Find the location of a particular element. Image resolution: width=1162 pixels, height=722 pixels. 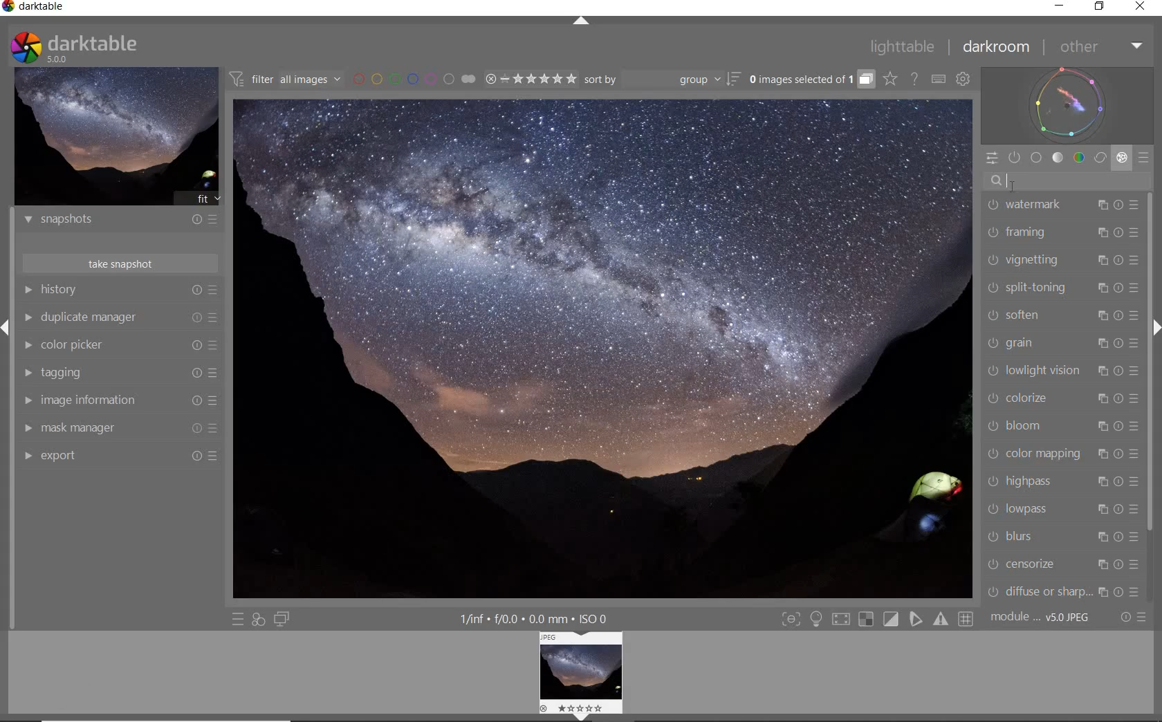

WATERMARK is located at coordinates (1026, 203).